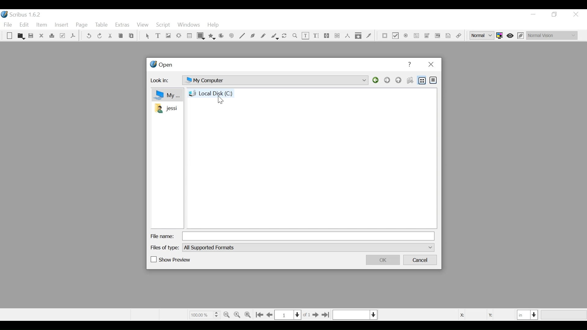  What do you see at coordinates (511, 35) in the screenshot?
I see `Toggle focus` at bounding box center [511, 35].